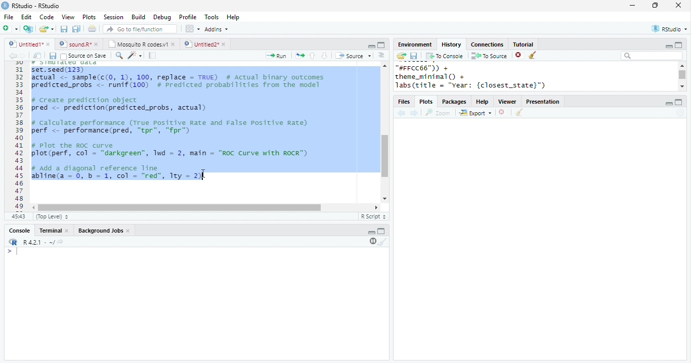 Image resolution: width=691 pixels, height=363 pixels. What do you see at coordinates (138, 17) in the screenshot?
I see `Build` at bounding box center [138, 17].